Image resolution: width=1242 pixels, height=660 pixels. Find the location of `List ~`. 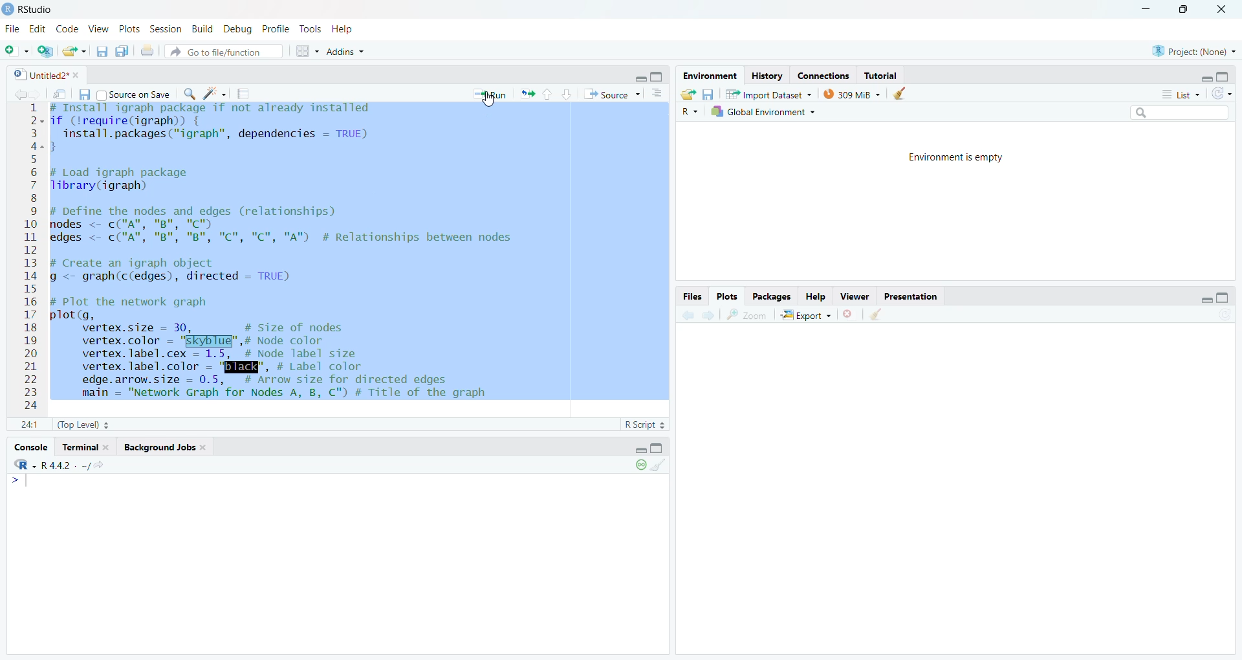

List ~ is located at coordinates (1176, 93).